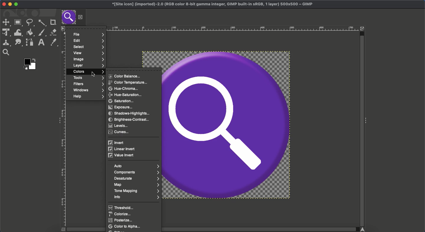 This screenshot has height=232, width=425. What do you see at coordinates (17, 4) in the screenshot?
I see `Maximize` at bounding box center [17, 4].